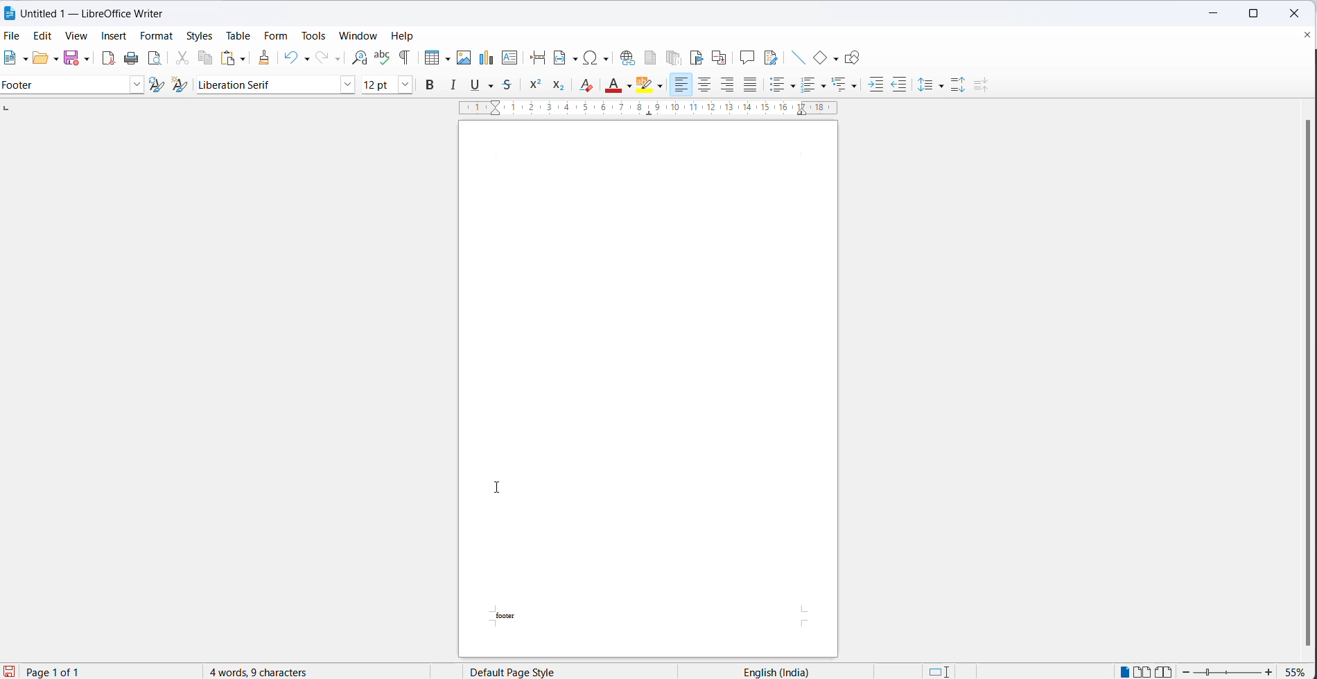 Image resolution: width=1317 pixels, height=679 pixels. I want to click on toggle unordered list, so click(809, 87).